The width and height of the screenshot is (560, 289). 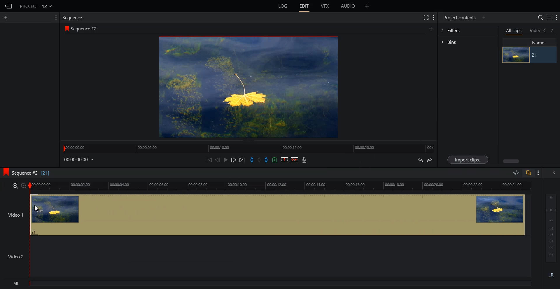 I want to click on Toggle Auto track Sync, so click(x=528, y=173).